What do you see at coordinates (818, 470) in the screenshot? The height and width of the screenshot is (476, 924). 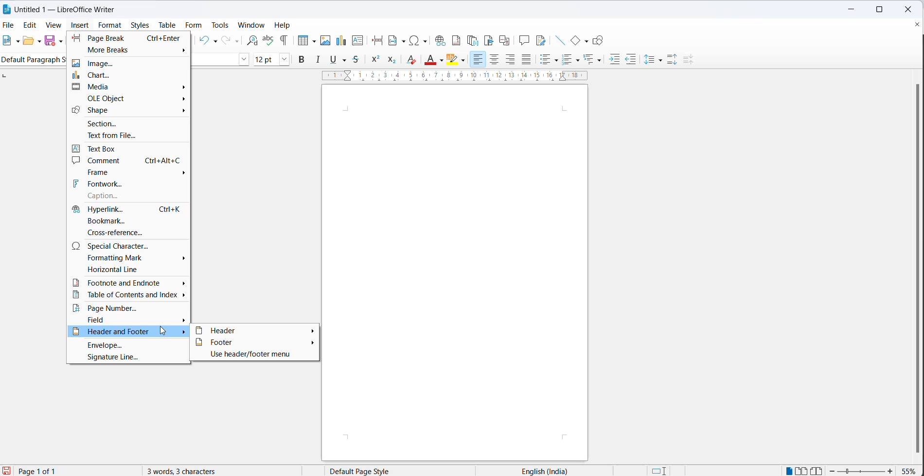 I see `book view` at bounding box center [818, 470].